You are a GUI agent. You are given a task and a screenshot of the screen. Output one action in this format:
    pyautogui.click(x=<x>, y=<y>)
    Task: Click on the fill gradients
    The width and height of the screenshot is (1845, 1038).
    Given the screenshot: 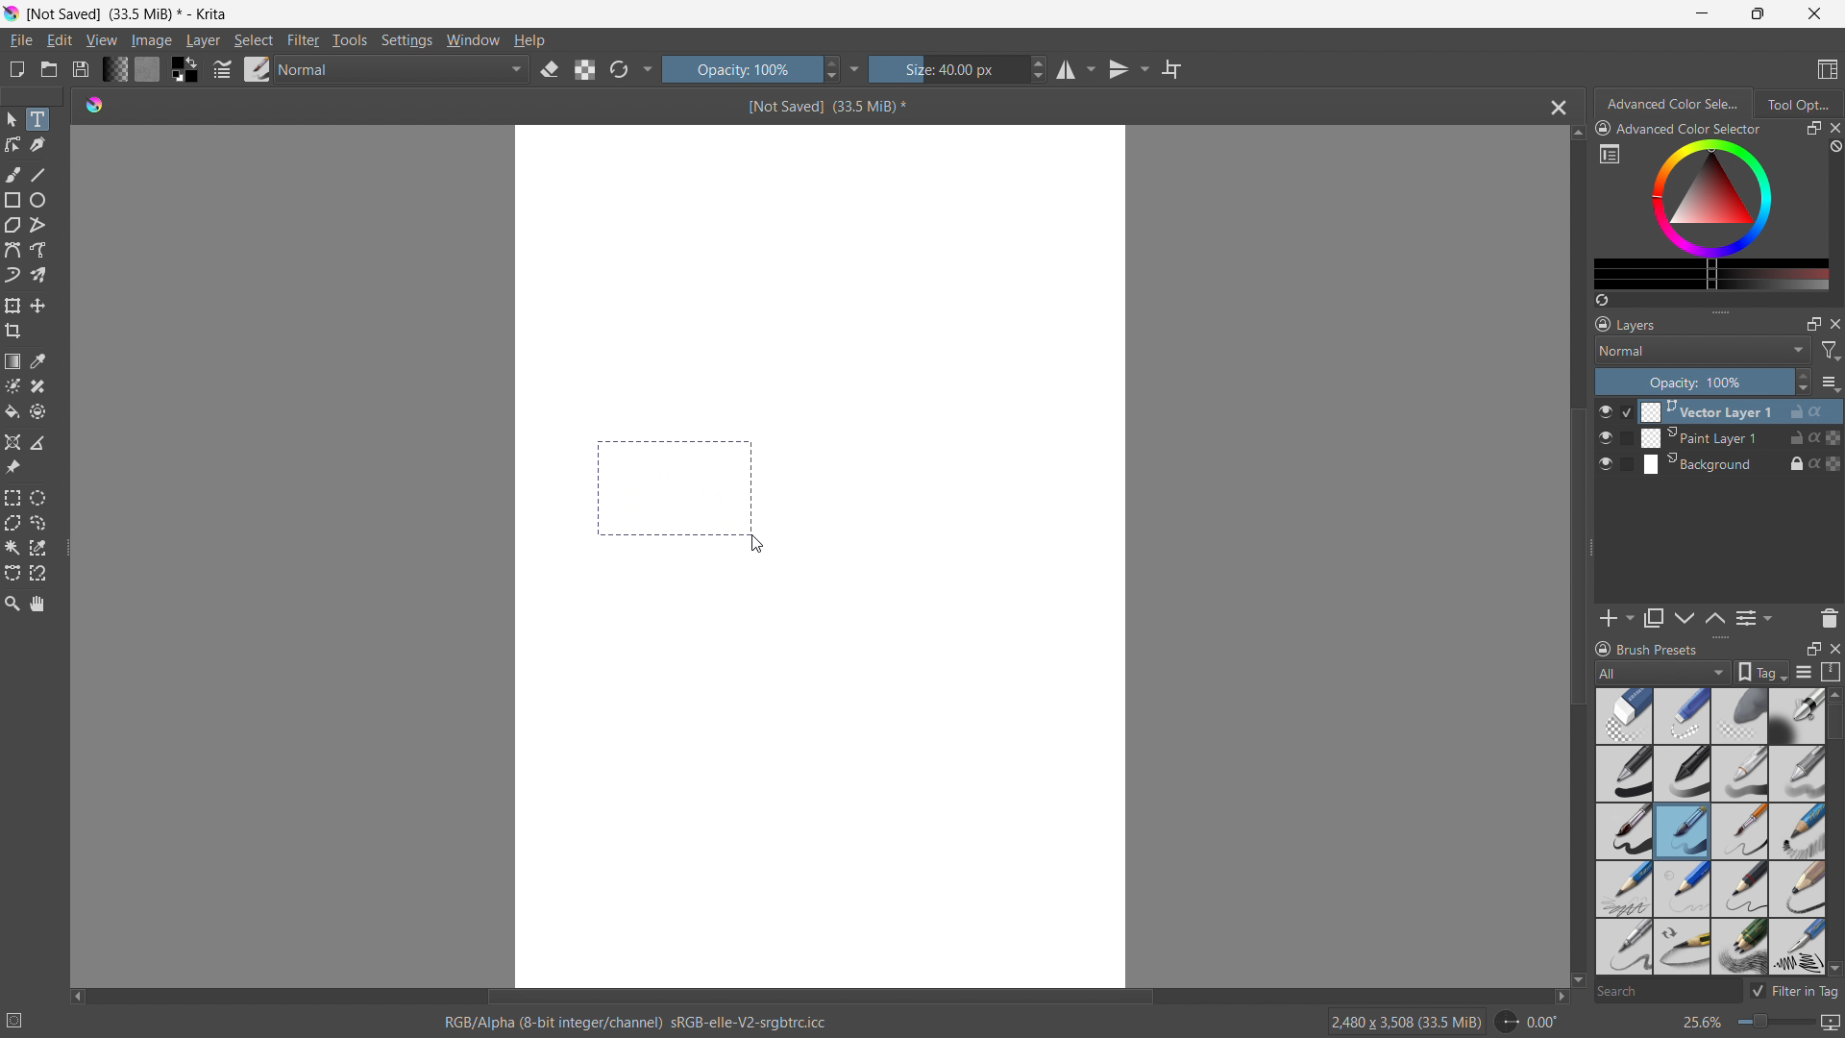 What is the action you would take?
    pyautogui.click(x=114, y=68)
    